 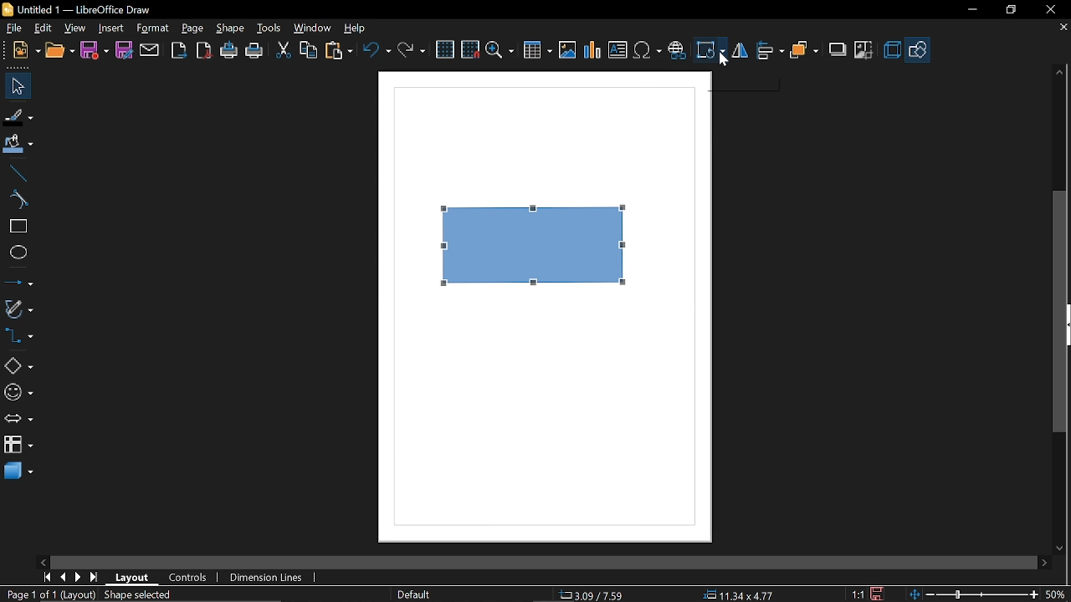 I want to click on Select, so click(x=17, y=87).